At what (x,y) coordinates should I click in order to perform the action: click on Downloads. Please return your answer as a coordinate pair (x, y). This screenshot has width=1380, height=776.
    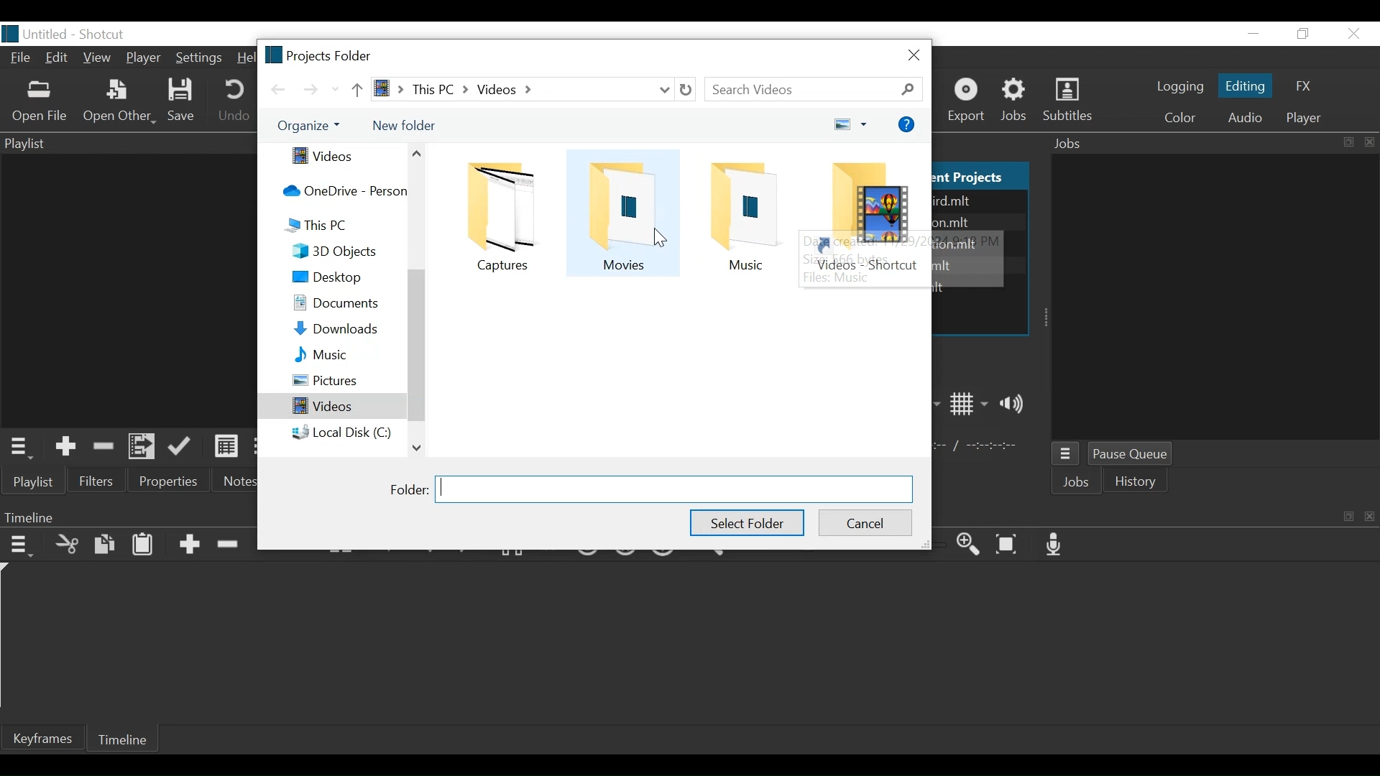
    Looking at the image, I should click on (344, 328).